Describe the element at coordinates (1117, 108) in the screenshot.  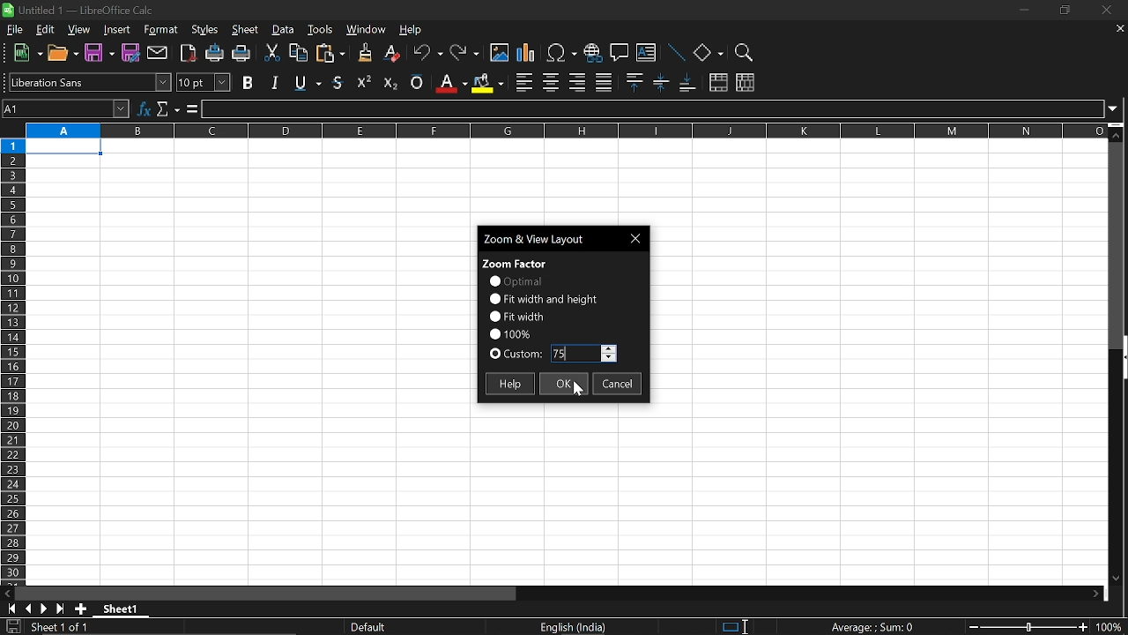
I see `expand formula bar` at that location.